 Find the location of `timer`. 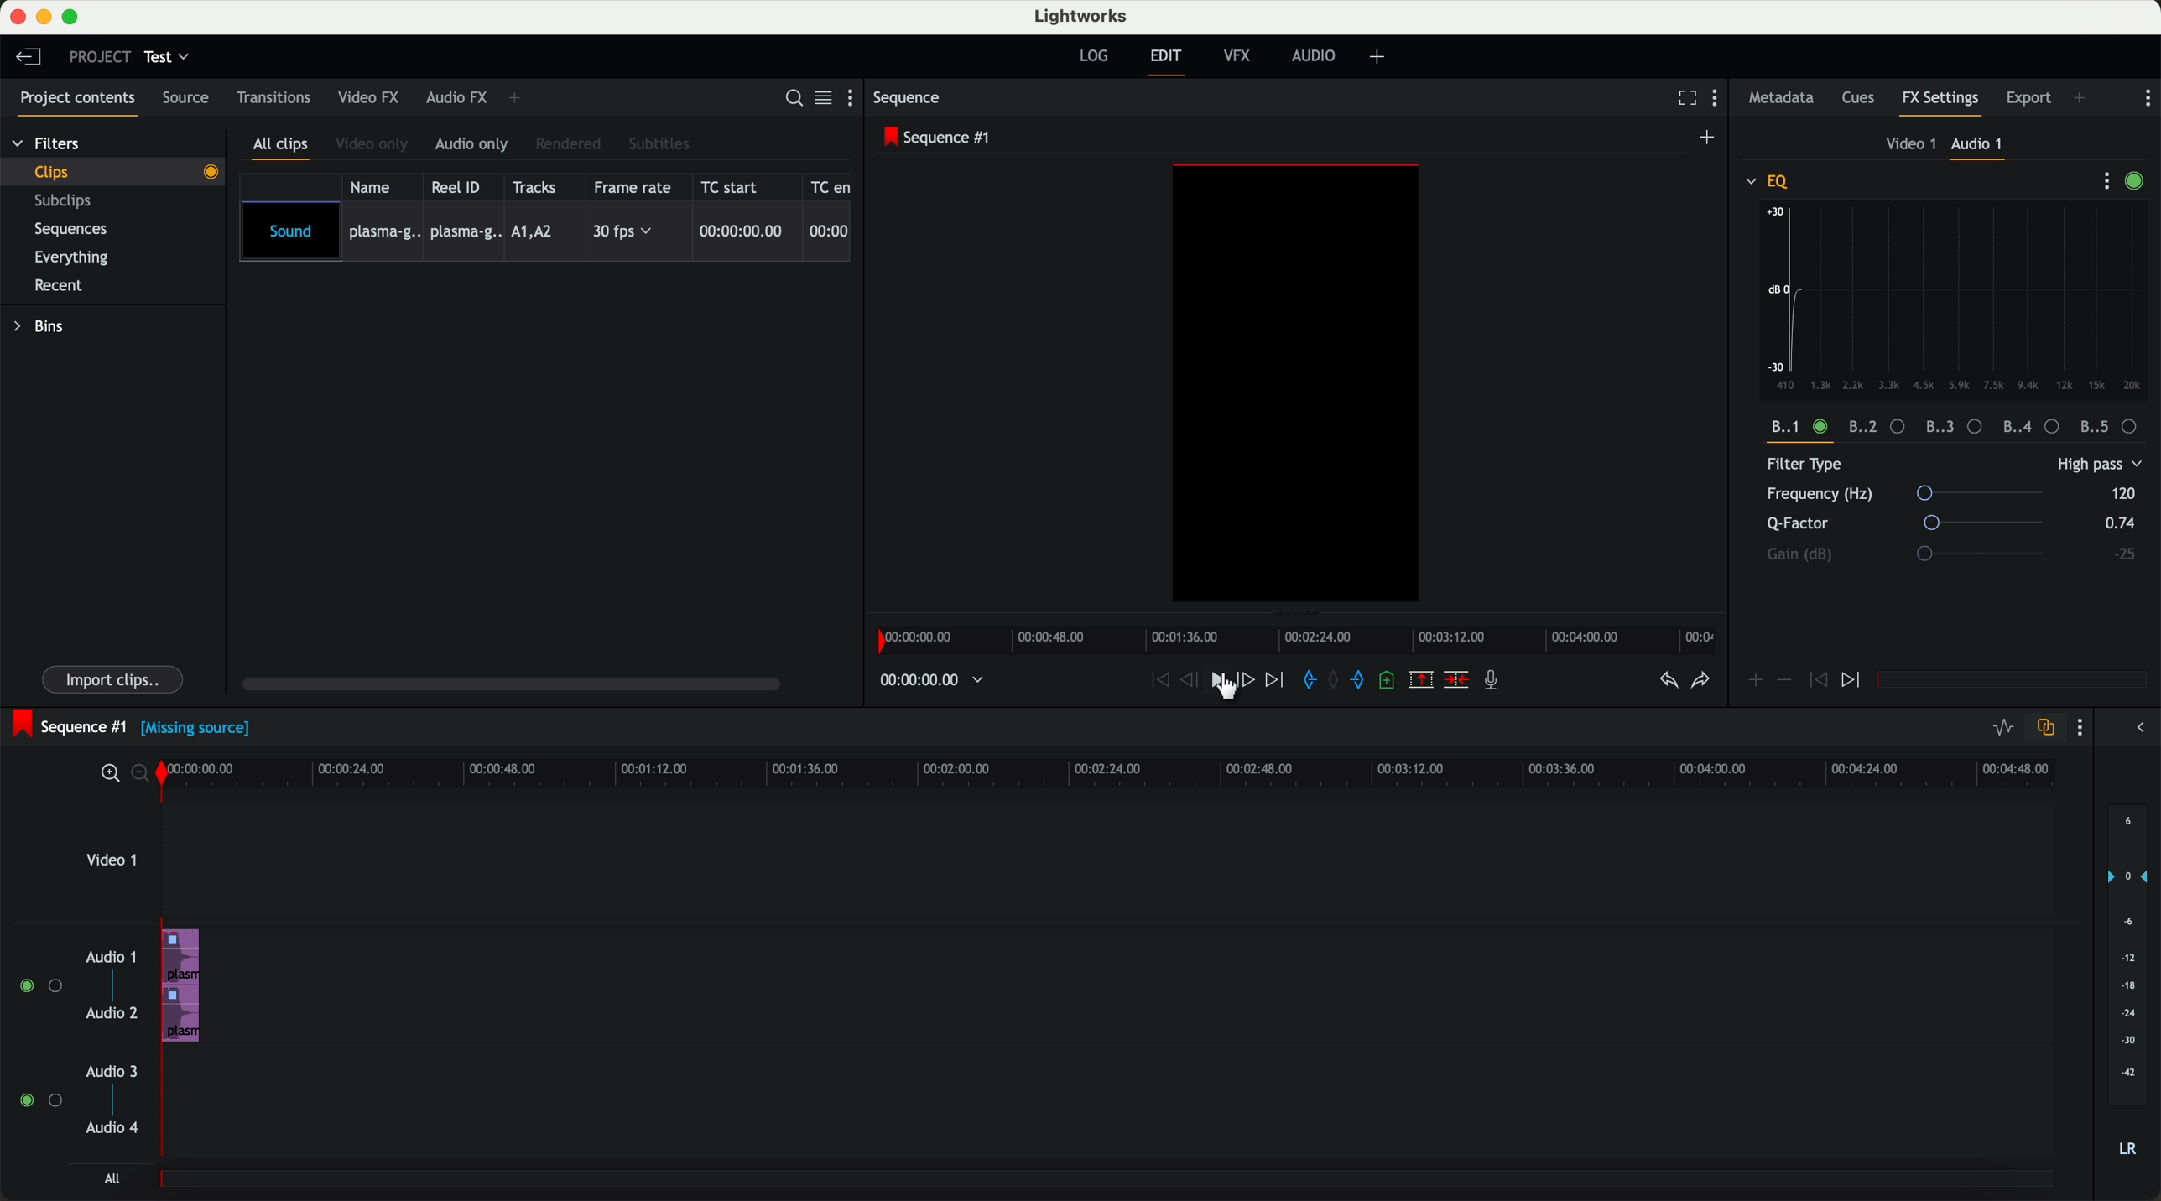

timer is located at coordinates (929, 680).